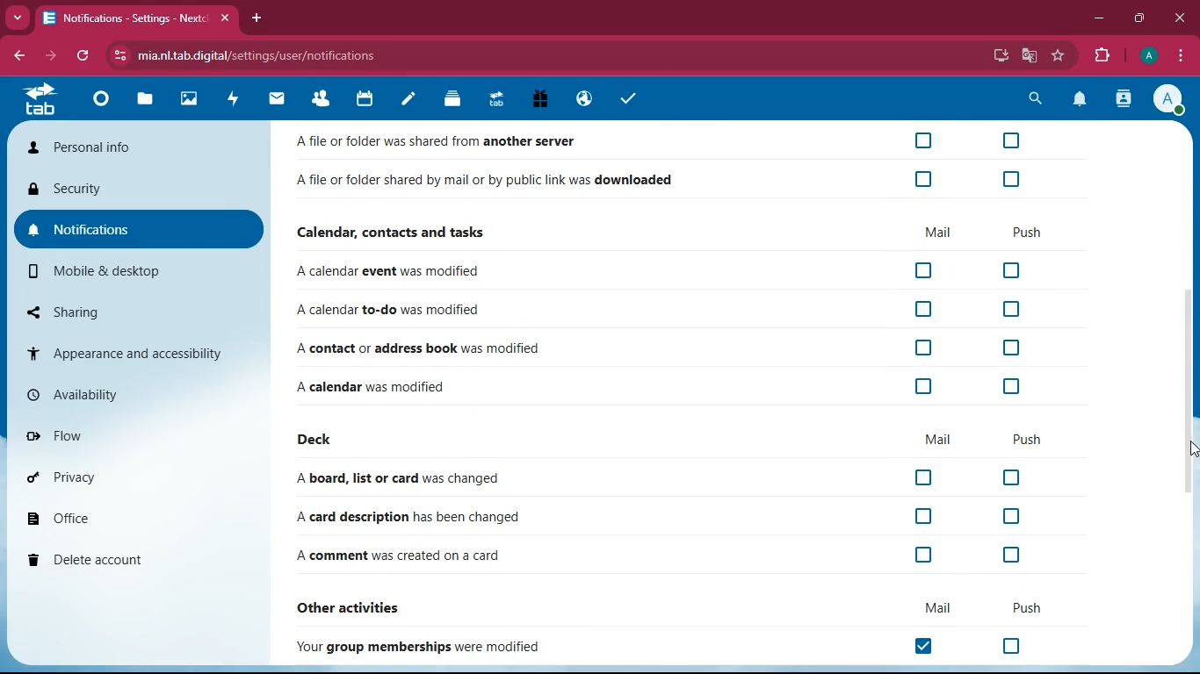 The height and width of the screenshot is (674, 1200). Describe the element at coordinates (17, 55) in the screenshot. I see `back` at that location.